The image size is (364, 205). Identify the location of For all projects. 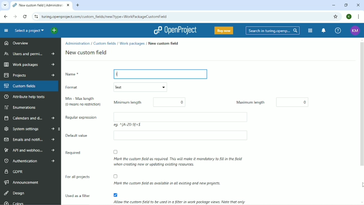
(79, 180).